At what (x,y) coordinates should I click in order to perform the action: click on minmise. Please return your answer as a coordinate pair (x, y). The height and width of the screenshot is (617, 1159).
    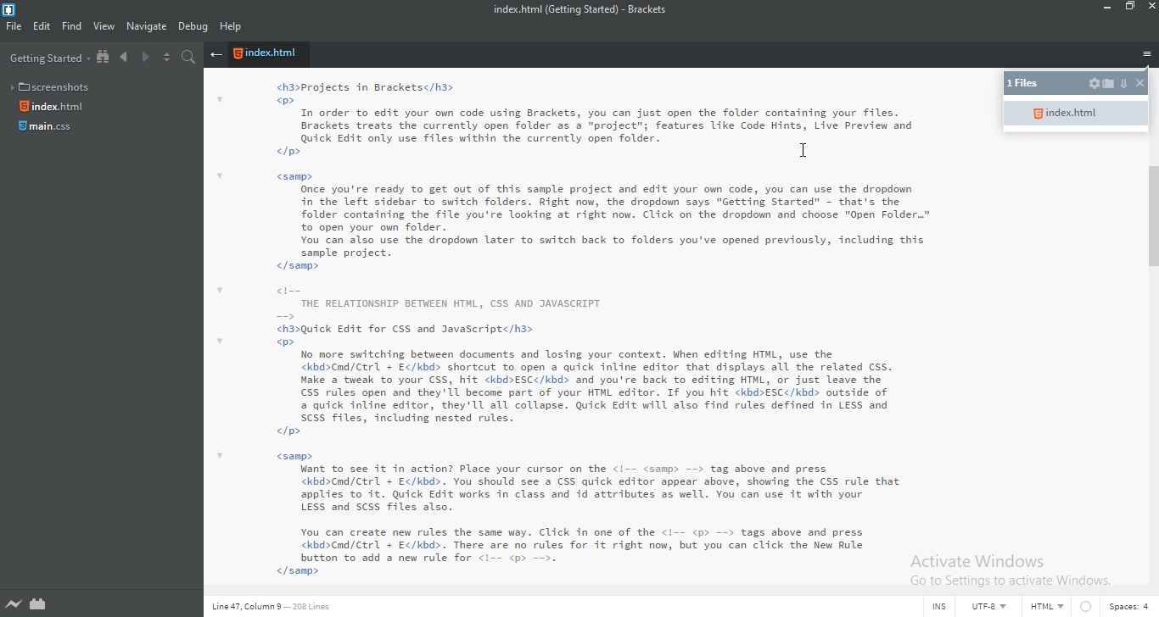
    Looking at the image, I should click on (1104, 8).